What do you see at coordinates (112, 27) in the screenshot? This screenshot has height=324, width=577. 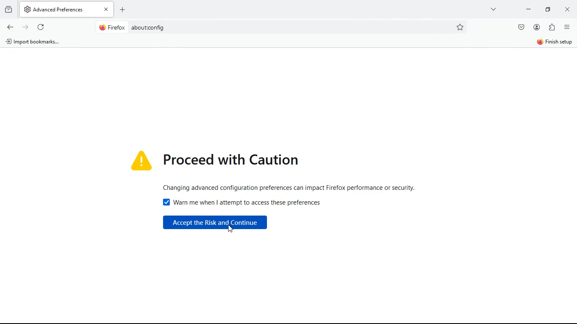 I see `@ Firefox` at bounding box center [112, 27].